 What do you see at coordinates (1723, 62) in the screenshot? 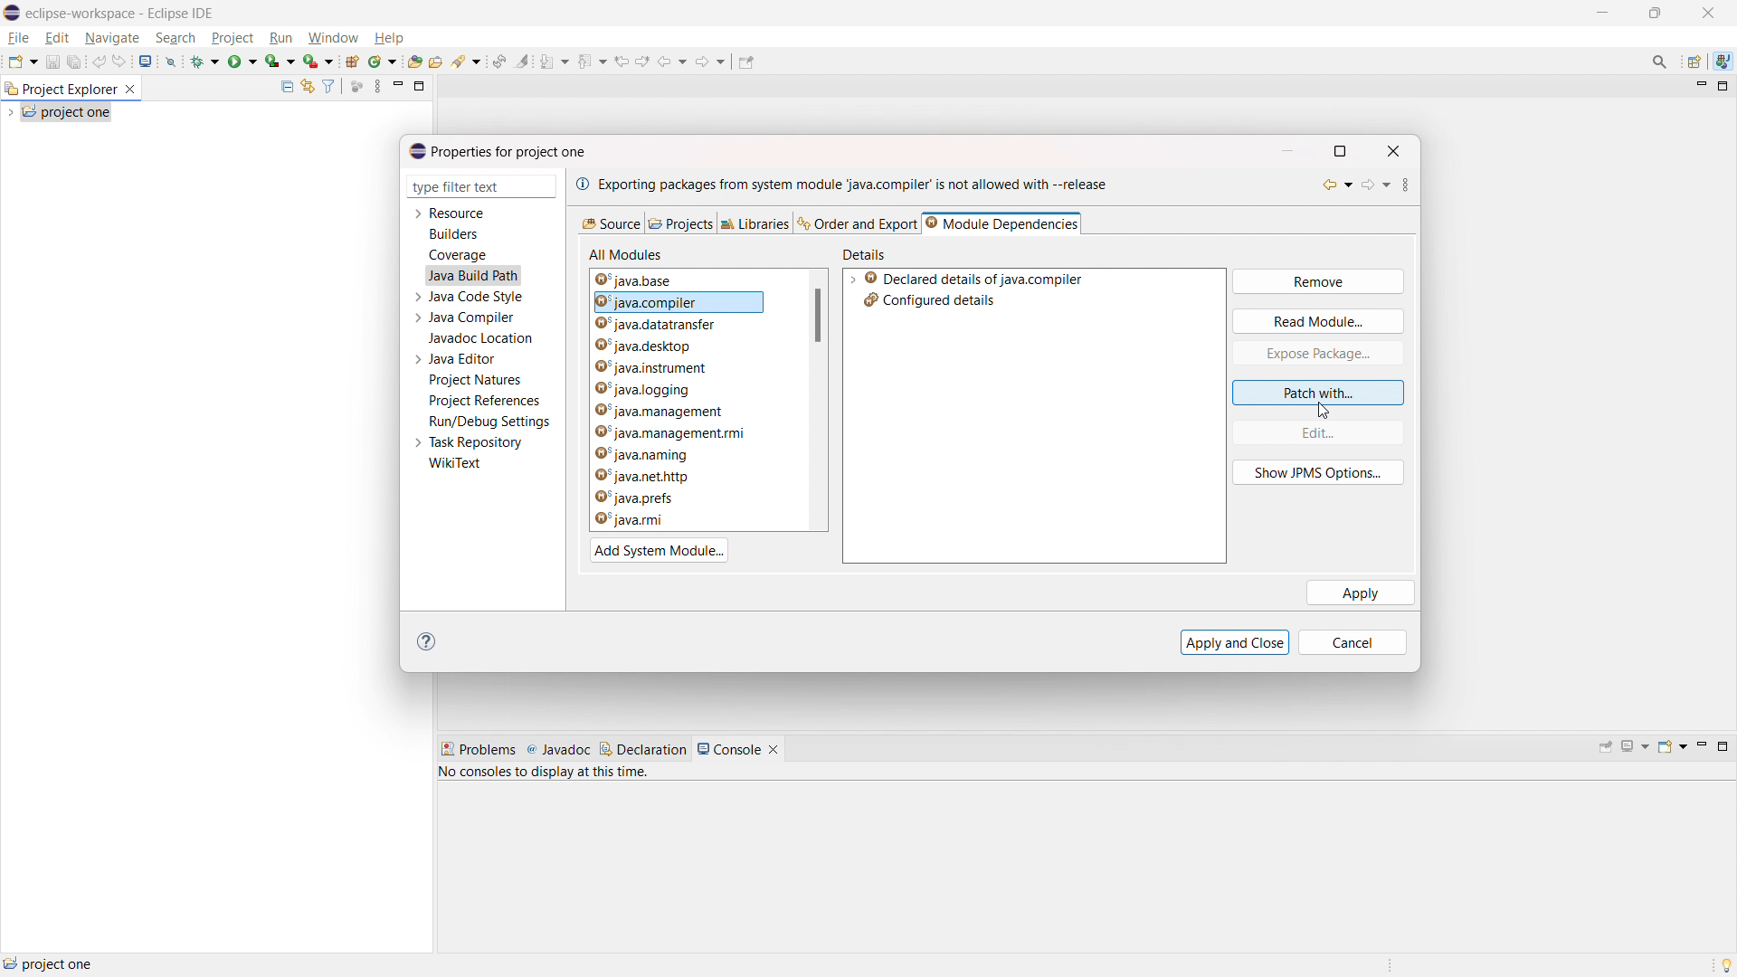
I see `java` at bounding box center [1723, 62].